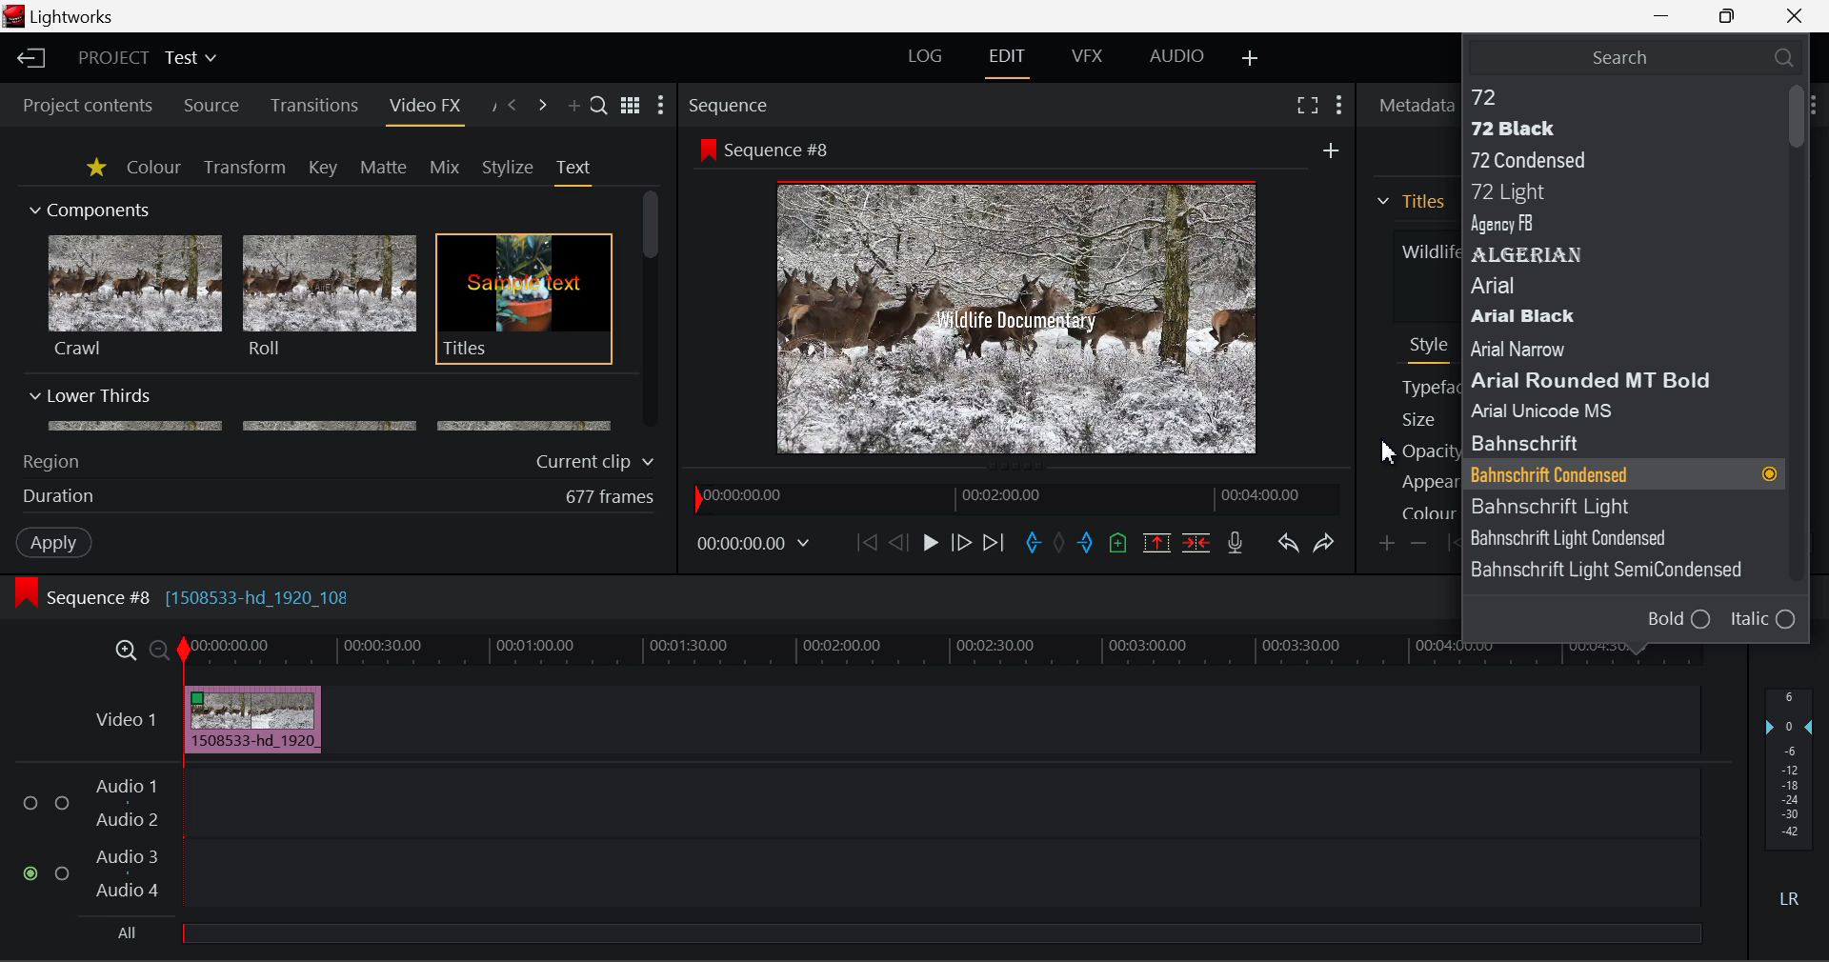 The image size is (1829, 962). I want to click on Crawl, so click(135, 296).